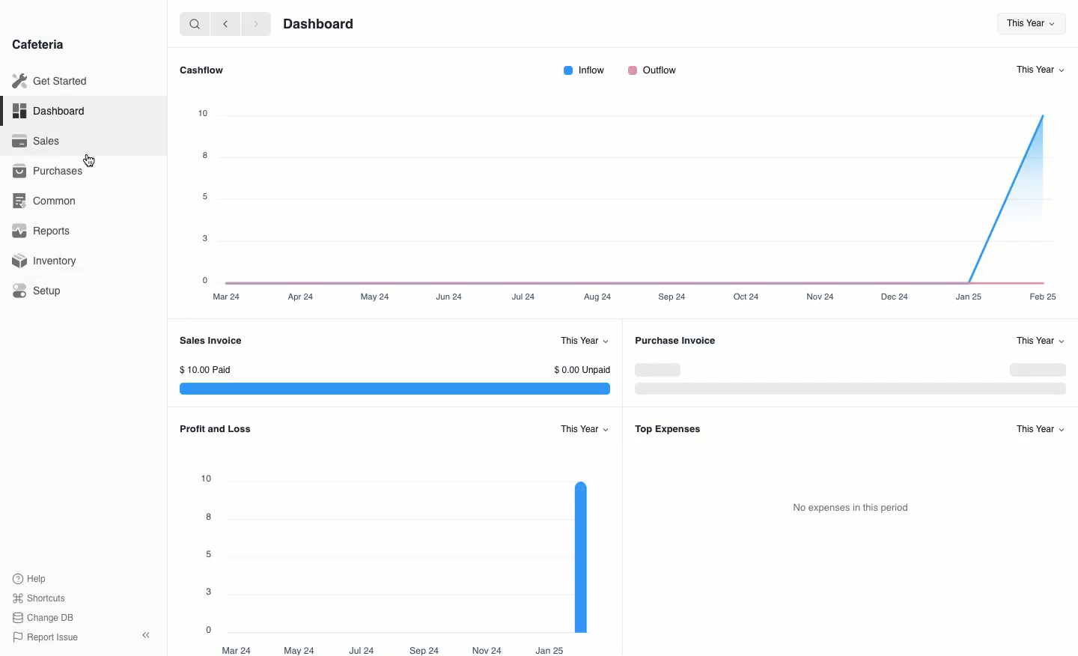 Image resolution: width=1078 pixels, height=656 pixels. Describe the element at coordinates (31, 577) in the screenshot. I see `Help` at that location.